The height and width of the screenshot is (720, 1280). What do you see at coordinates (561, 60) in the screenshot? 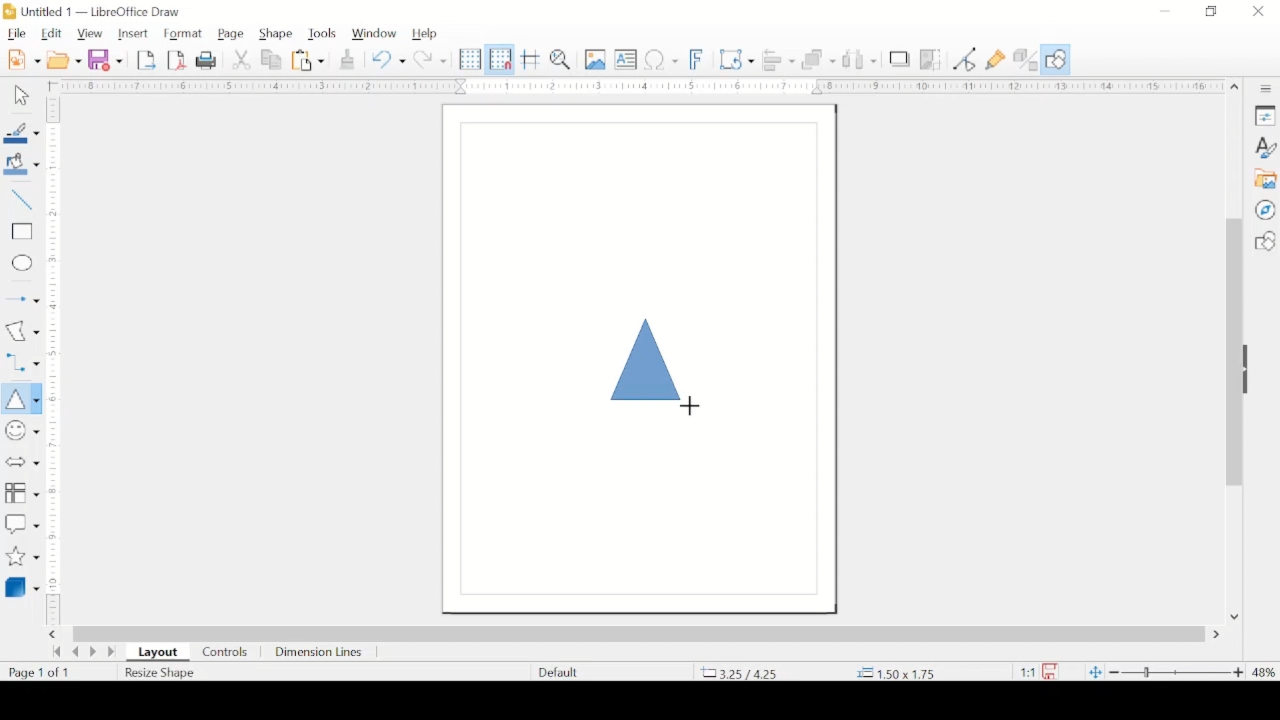
I see `zoom and pan` at bounding box center [561, 60].